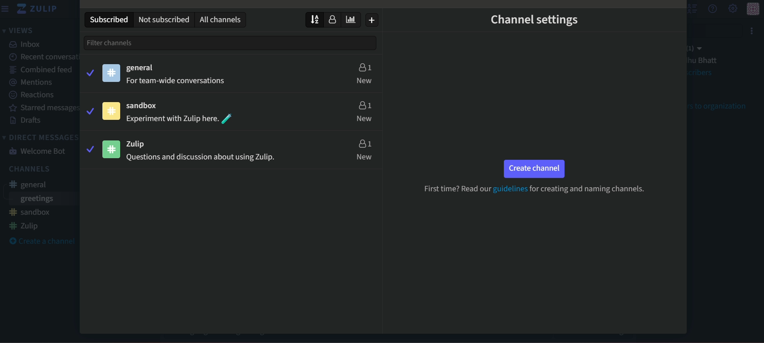 The width and height of the screenshot is (764, 343). Describe the element at coordinates (123, 43) in the screenshot. I see `Filter Channels` at that location.